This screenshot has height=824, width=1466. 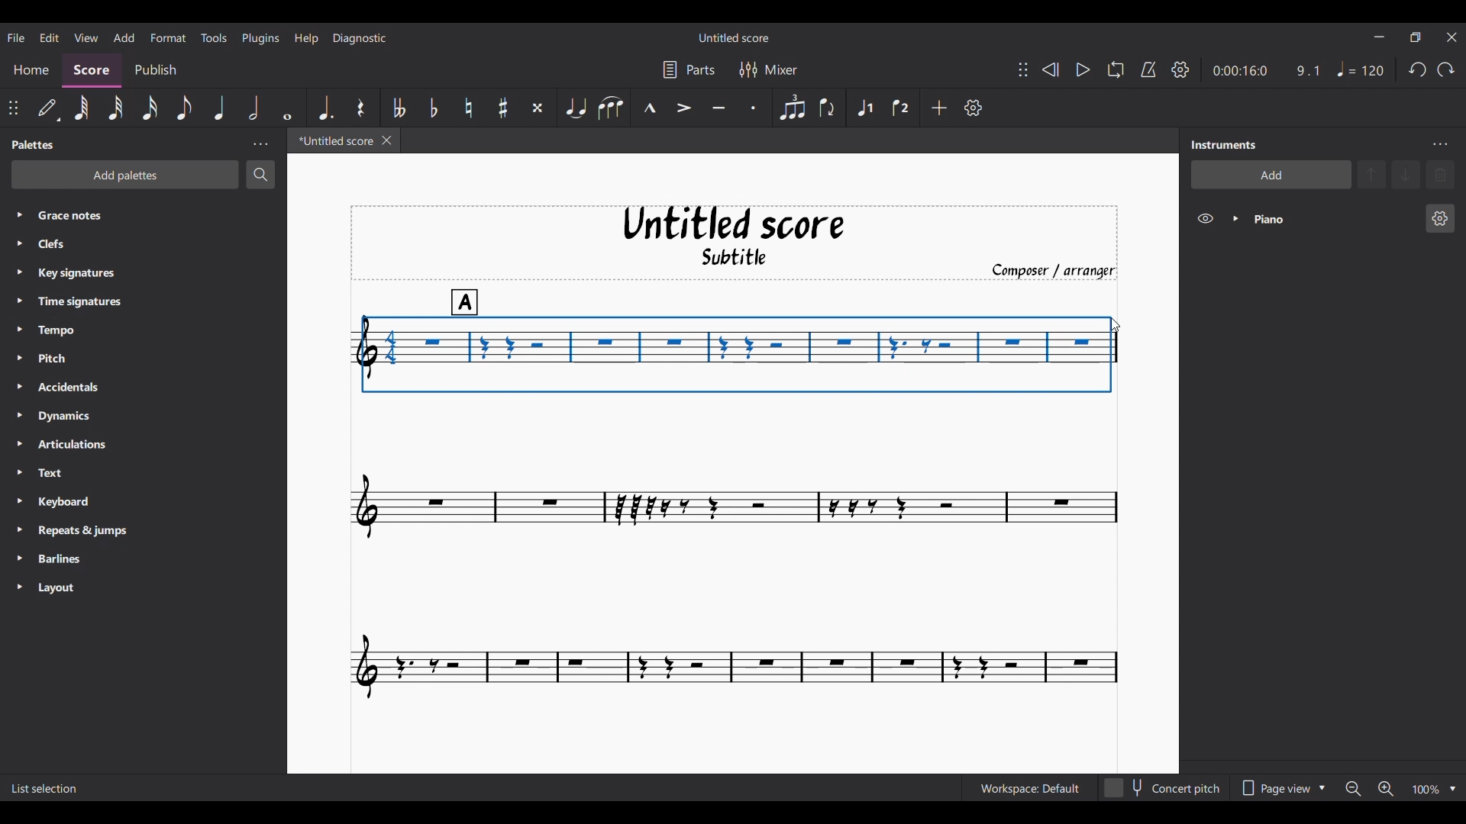 What do you see at coordinates (220, 108) in the screenshot?
I see `Quarter note` at bounding box center [220, 108].